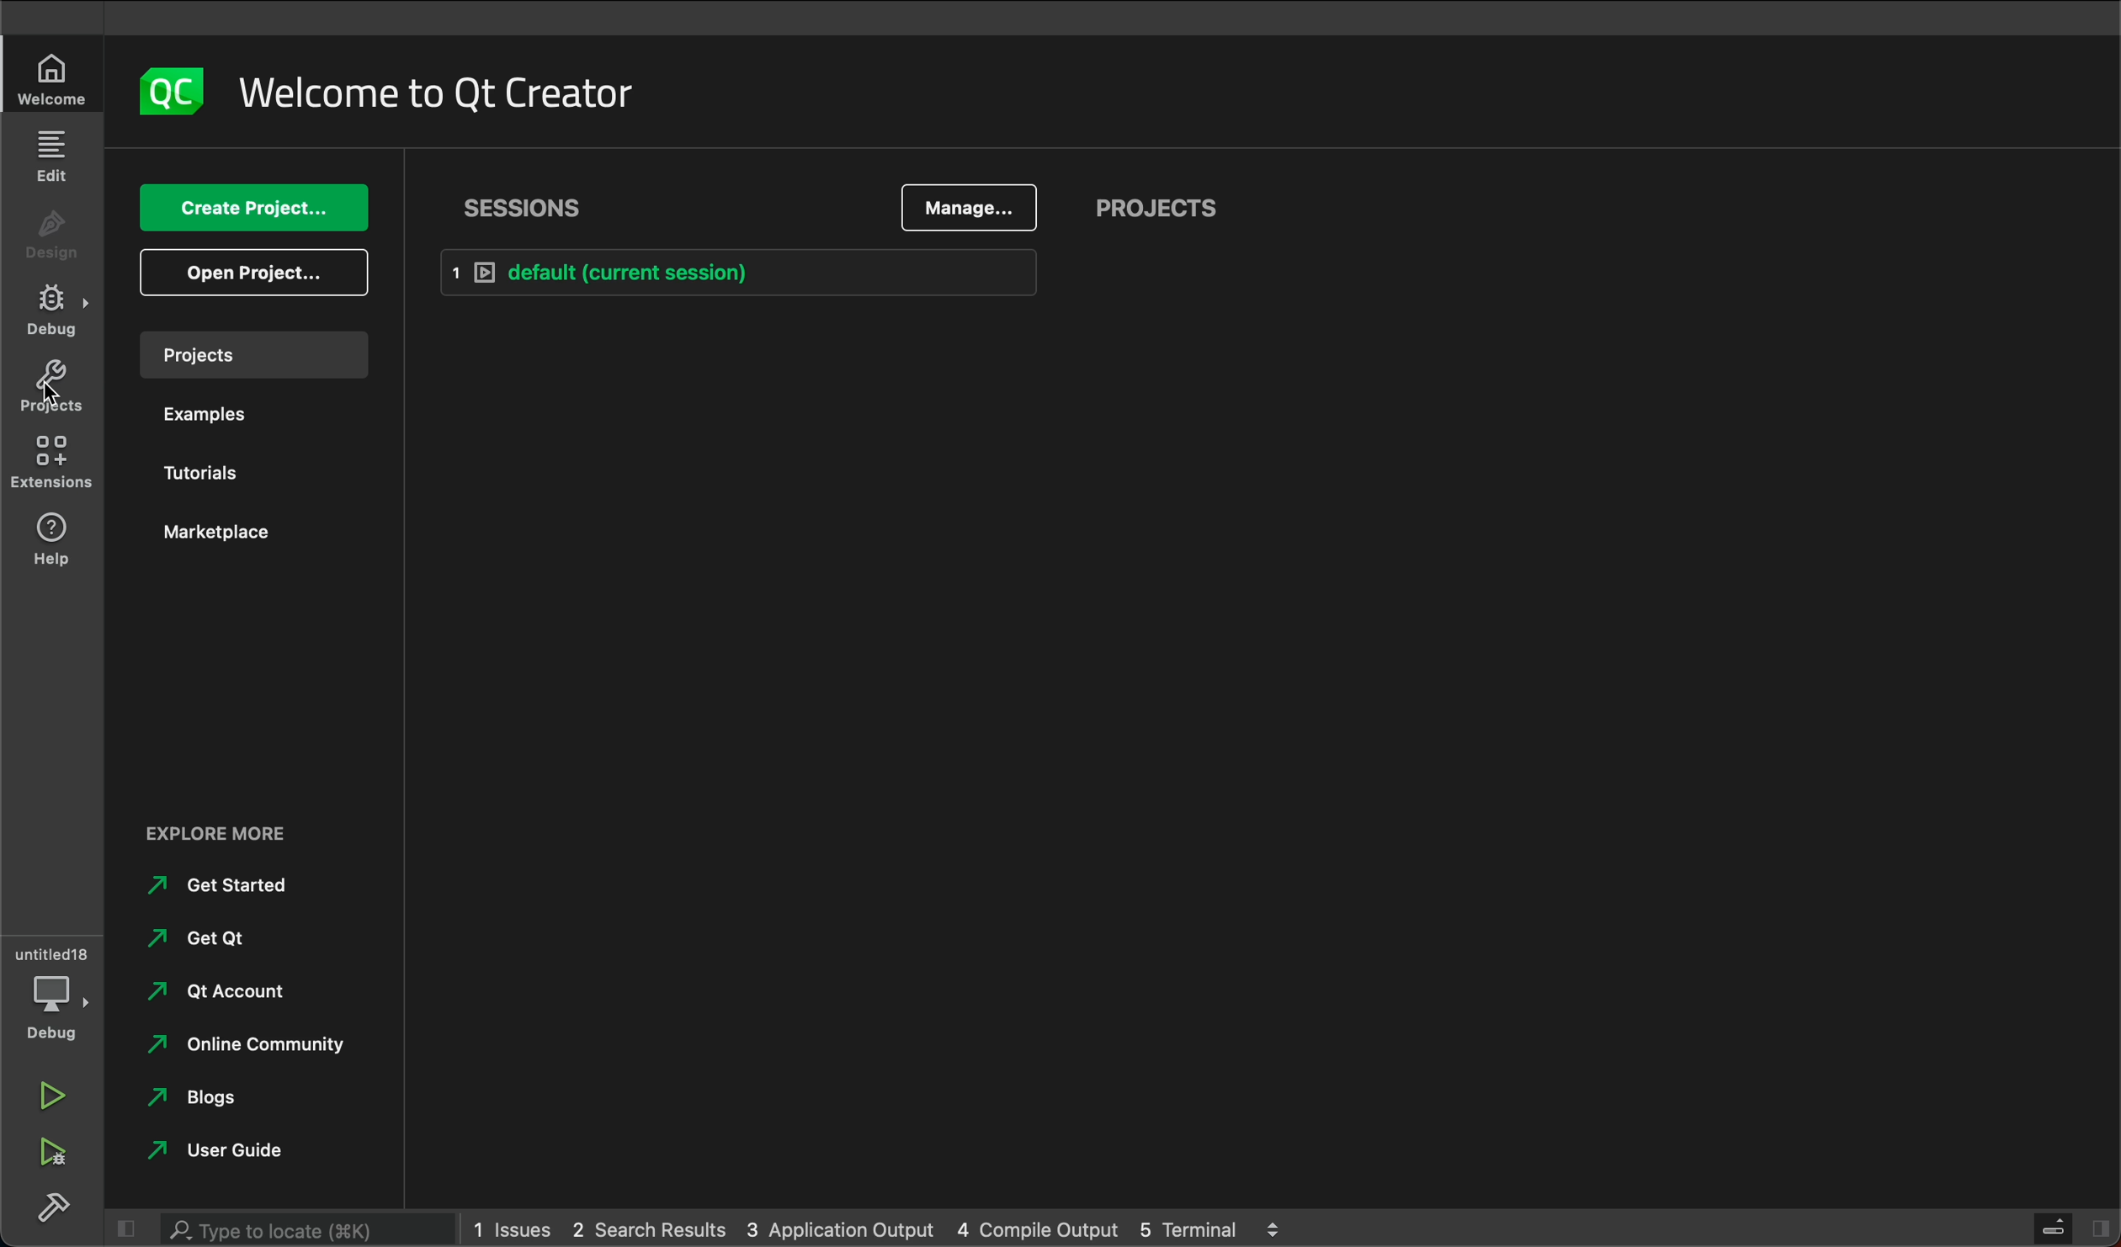 This screenshot has width=2121, height=1247. What do you see at coordinates (242, 534) in the screenshot?
I see `marketplace` at bounding box center [242, 534].